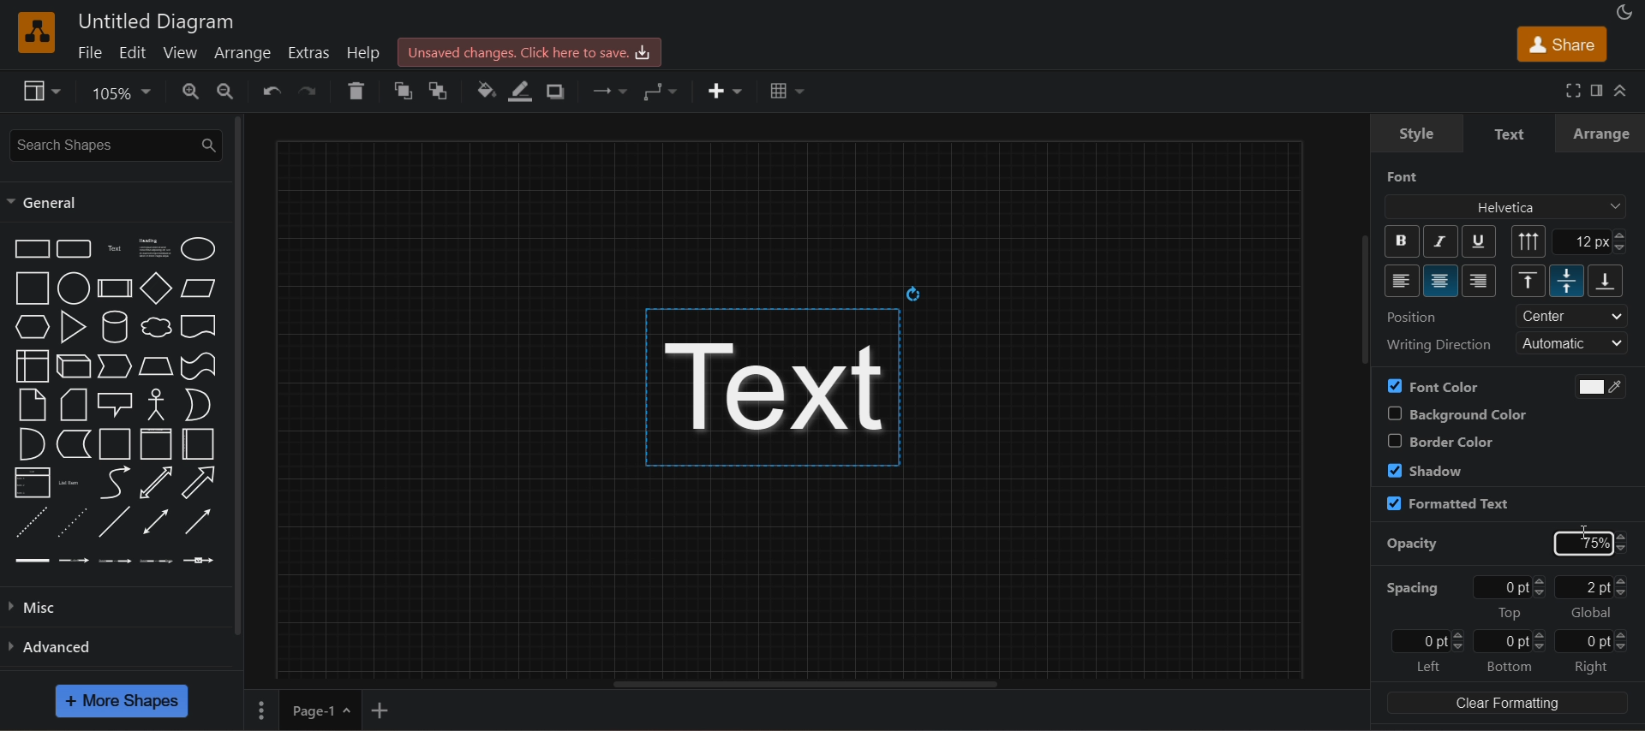  What do you see at coordinates (125, 93) in the screenshot?
I see `zoom` at bounding box center [125, 93].